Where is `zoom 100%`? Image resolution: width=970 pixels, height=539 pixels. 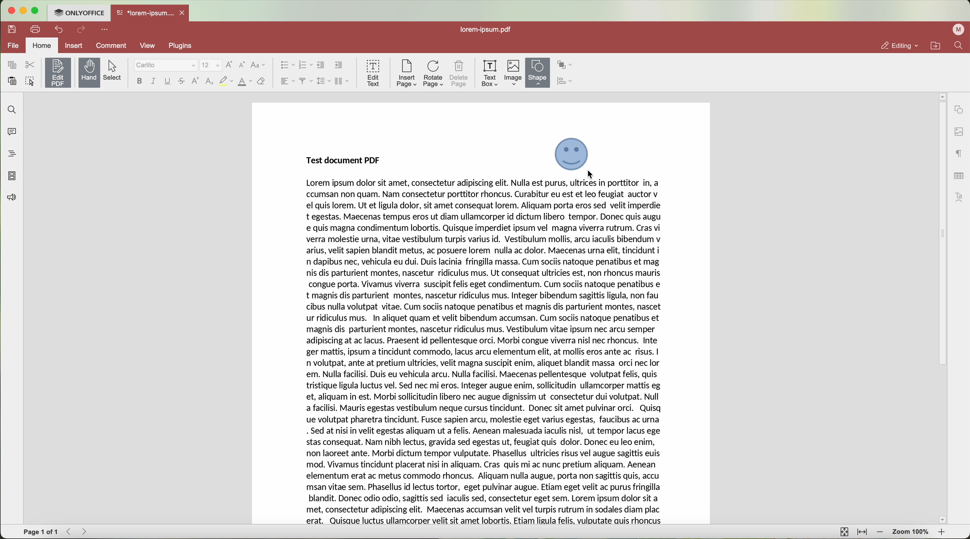 zoom 100% is located at coordinates (911, 533).